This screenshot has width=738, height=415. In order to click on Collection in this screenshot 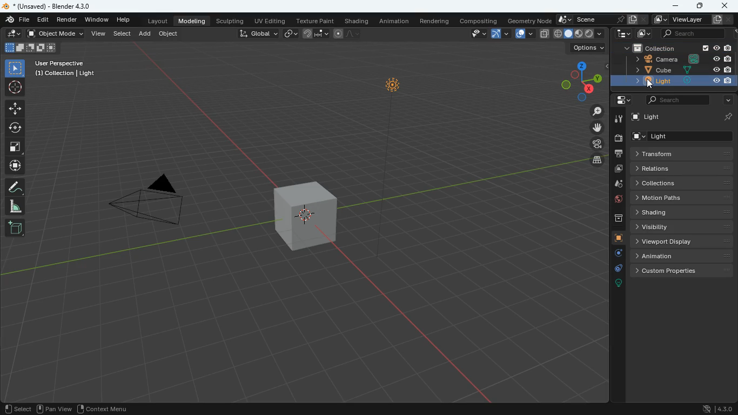, I will do `click(679, 48)`.